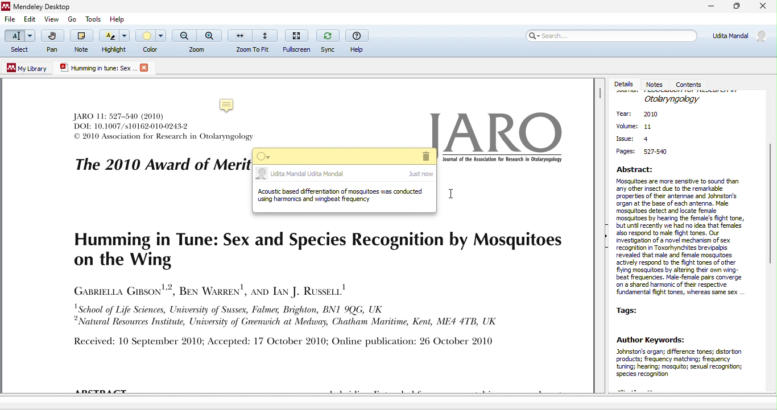  What do you see at coordinates (118, 19) in the screenshot?
I see `help` at bounding box center [118, 19].